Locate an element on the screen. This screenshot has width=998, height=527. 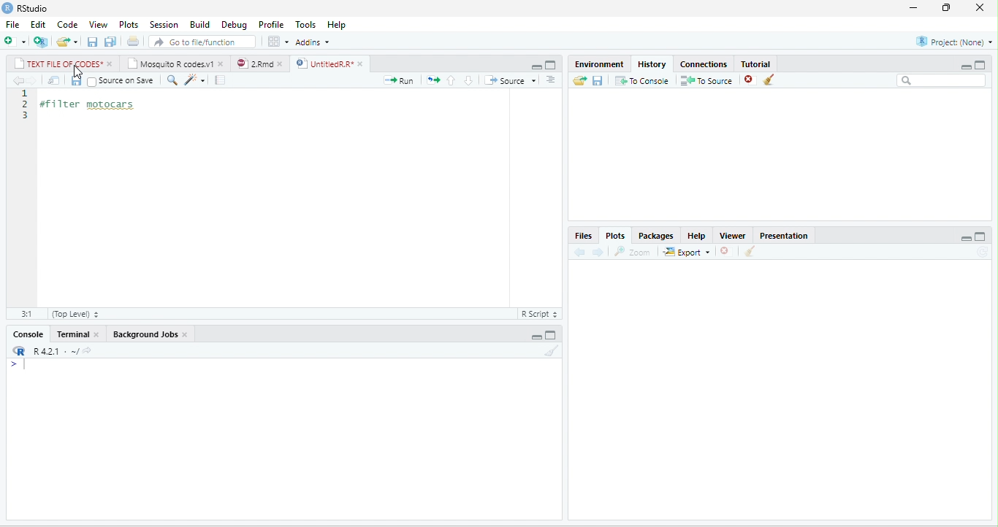
RStudio is located at coordinates (32, 8).